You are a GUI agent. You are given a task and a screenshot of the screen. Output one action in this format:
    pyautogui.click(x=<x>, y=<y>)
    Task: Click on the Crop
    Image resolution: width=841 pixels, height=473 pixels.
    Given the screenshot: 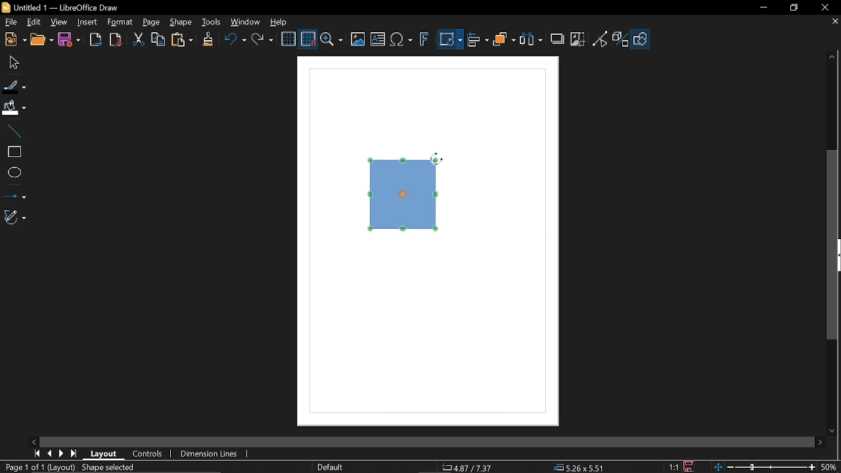 What is the action you would take?
    pyautogui.click(x=578, y=39)
    